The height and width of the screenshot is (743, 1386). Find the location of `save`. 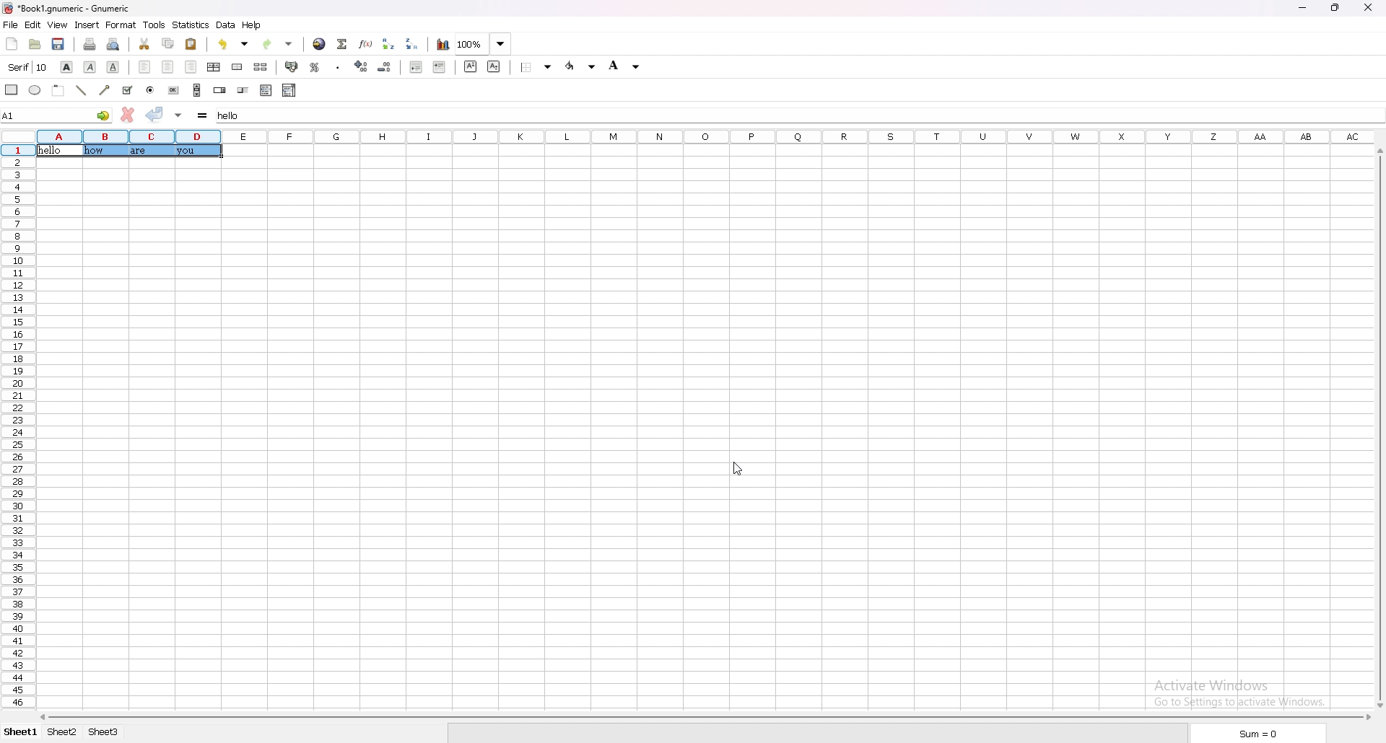

save is located at coordinates (59, 44).